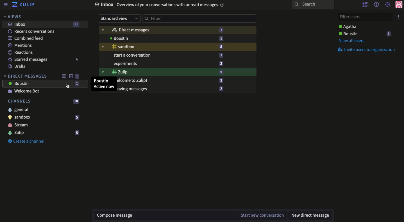  I want to click on Options, so click(399, 17).